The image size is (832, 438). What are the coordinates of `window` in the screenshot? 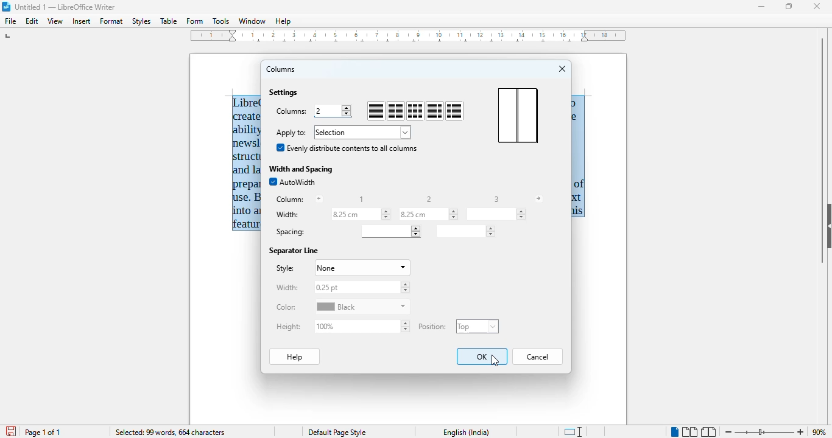 It's located at (252, 21).